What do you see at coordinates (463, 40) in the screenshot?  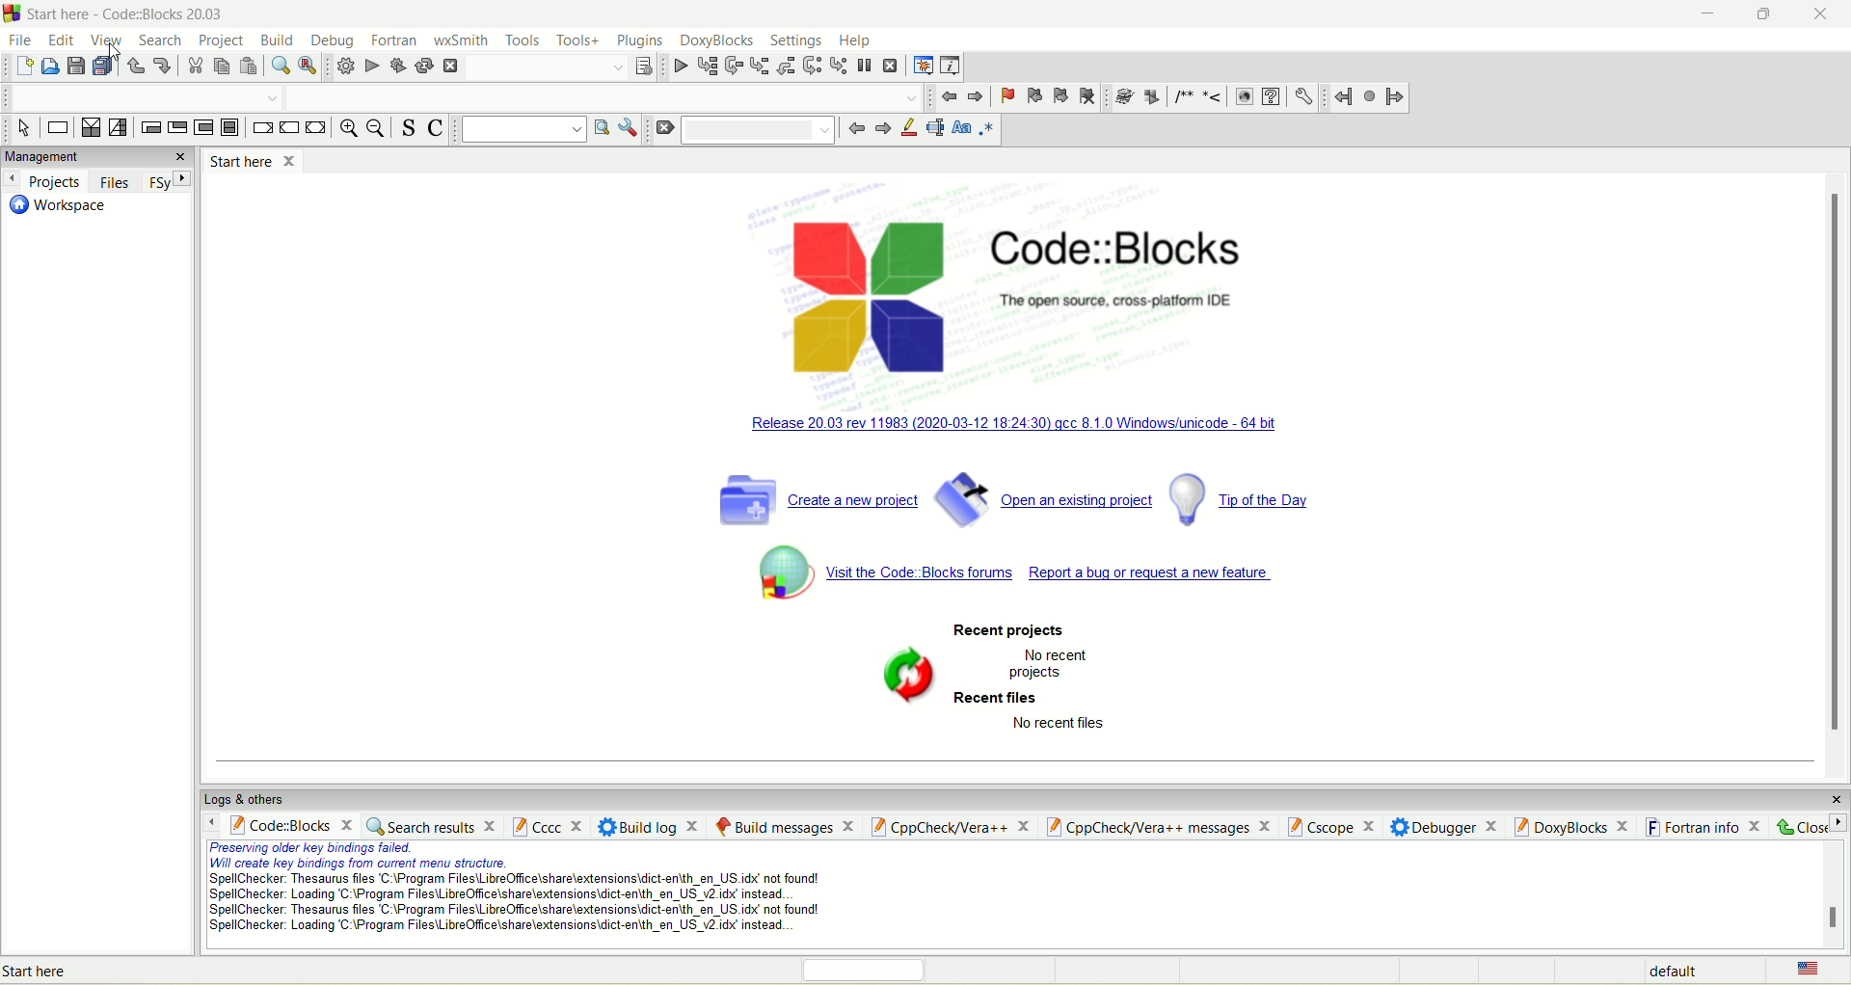 I see `wxSmith` at bounding box center [463, 40].